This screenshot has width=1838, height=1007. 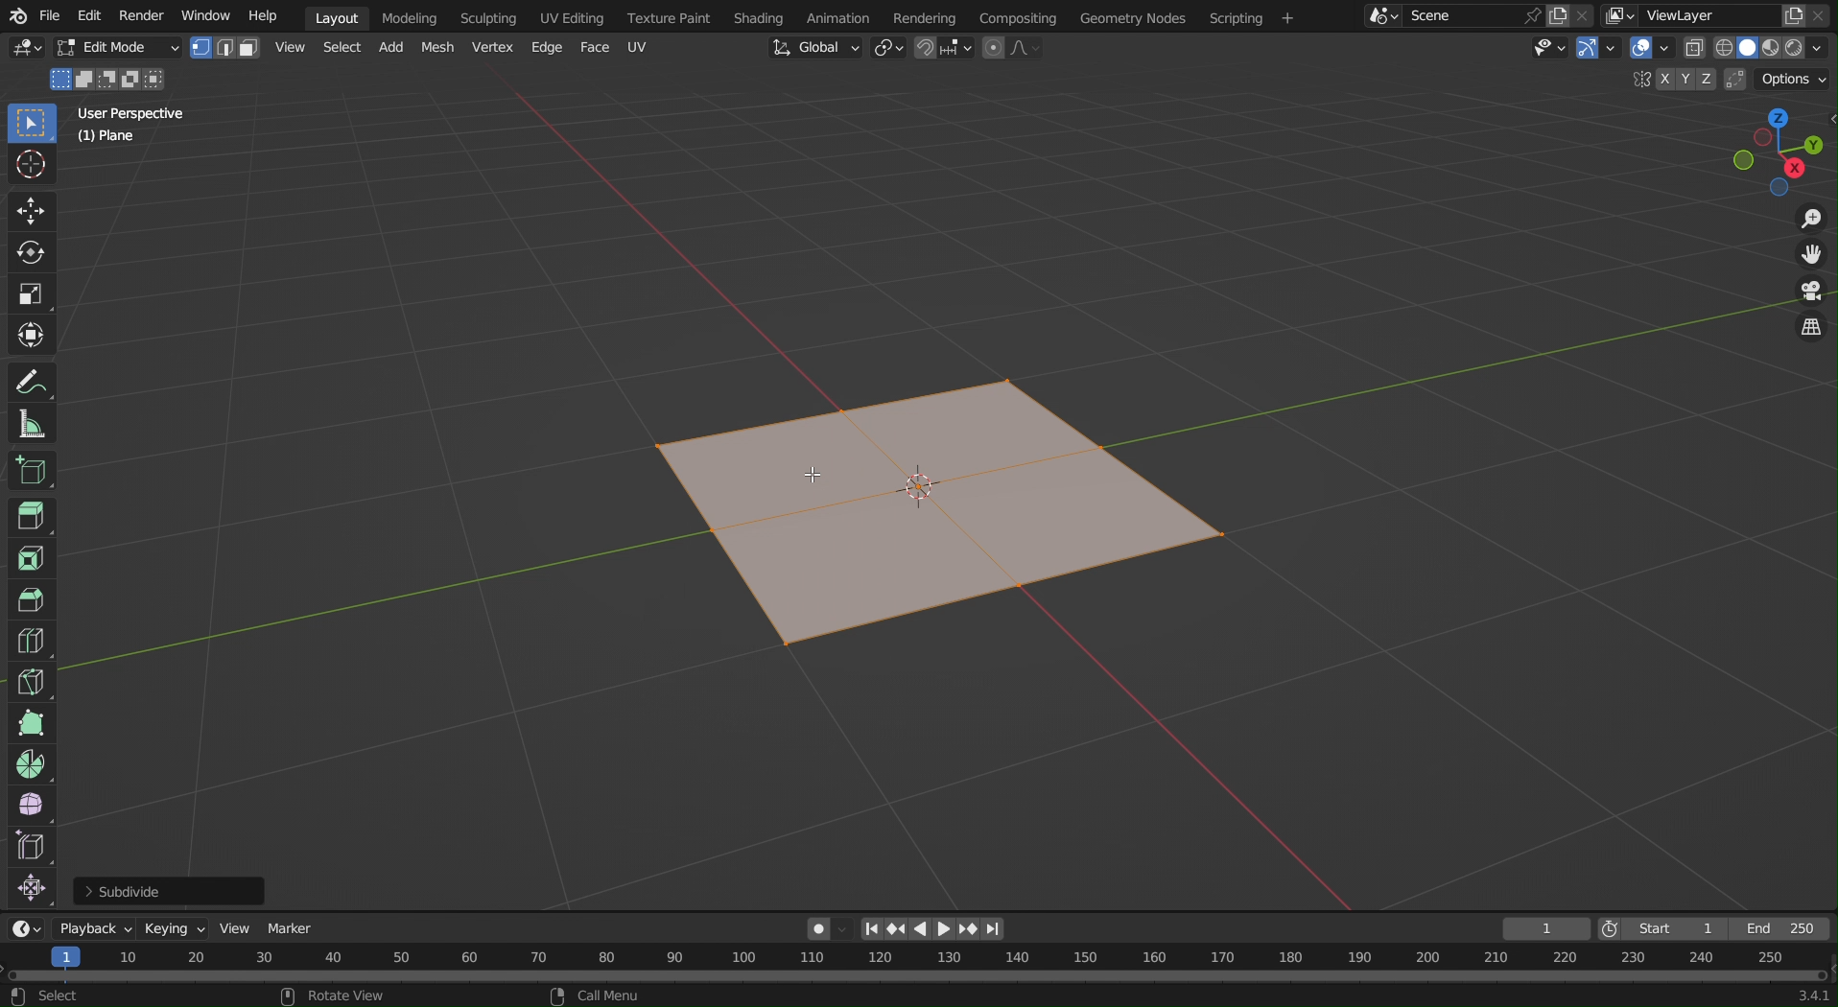 I want to click on Viewport Shading, so click(x=1761, y=48).